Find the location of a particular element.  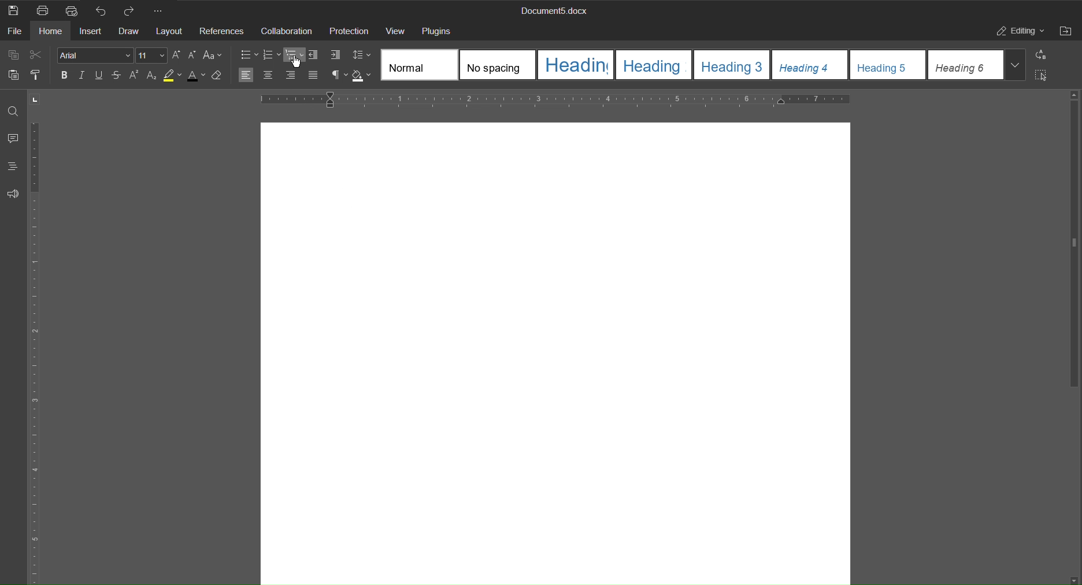

Editing is located at coordinates (1018, 31).